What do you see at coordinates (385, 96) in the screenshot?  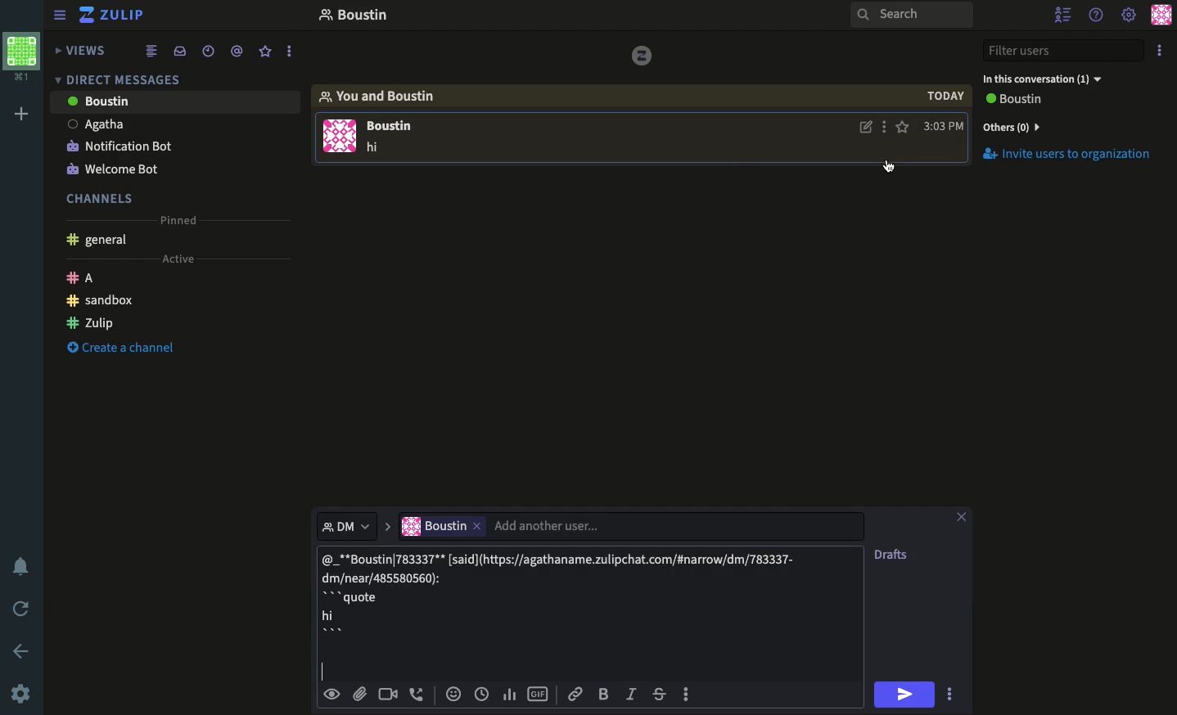 I see `You and user` at bounding box center [385, 96].